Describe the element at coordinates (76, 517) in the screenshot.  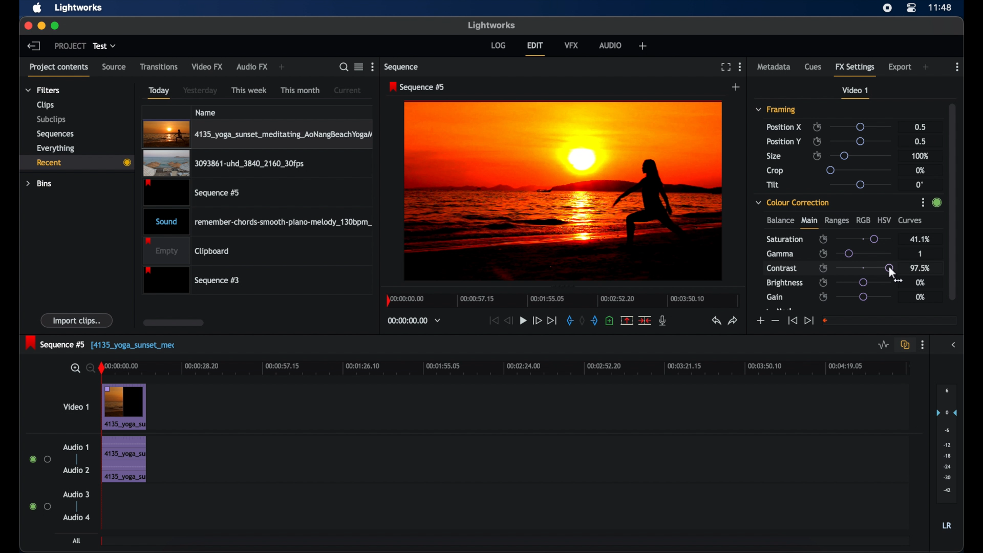
I see `audio 4` at that location.